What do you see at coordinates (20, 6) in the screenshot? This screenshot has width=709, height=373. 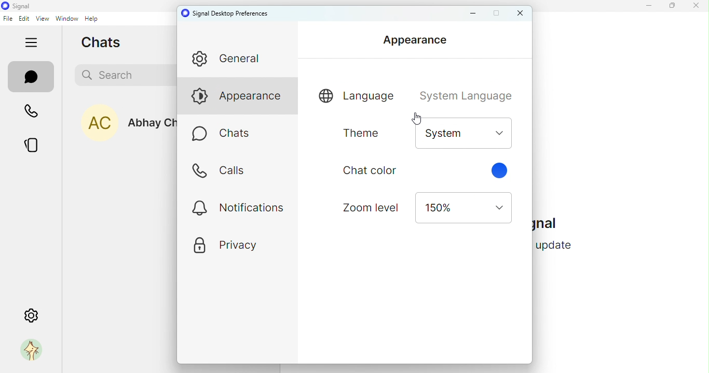 I see `icon` at bounding box center [20, 6].